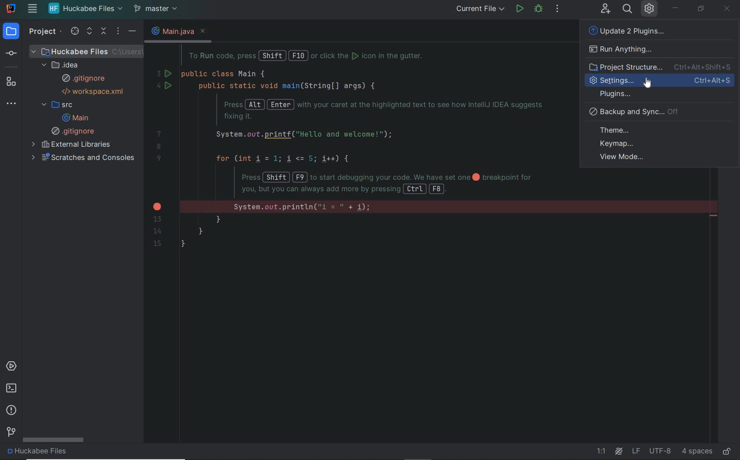 This screenshot has height=460, width=740. Describe the element at coordinates (659, 144) in the screenshot. I see `keymap` at that location.